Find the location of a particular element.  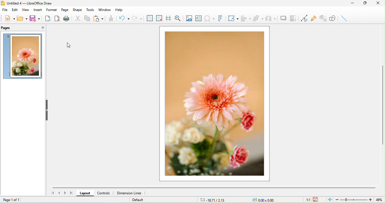

49% is located at coordinates (378, 199).